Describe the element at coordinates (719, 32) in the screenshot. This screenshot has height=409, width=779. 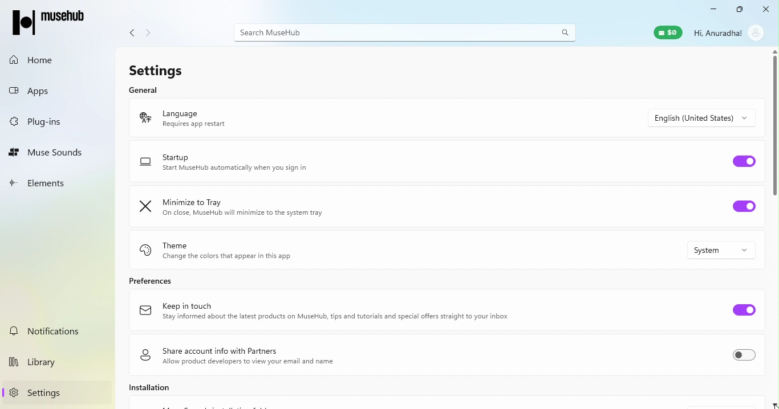
I see `Hi, Anuradha!` at that location.